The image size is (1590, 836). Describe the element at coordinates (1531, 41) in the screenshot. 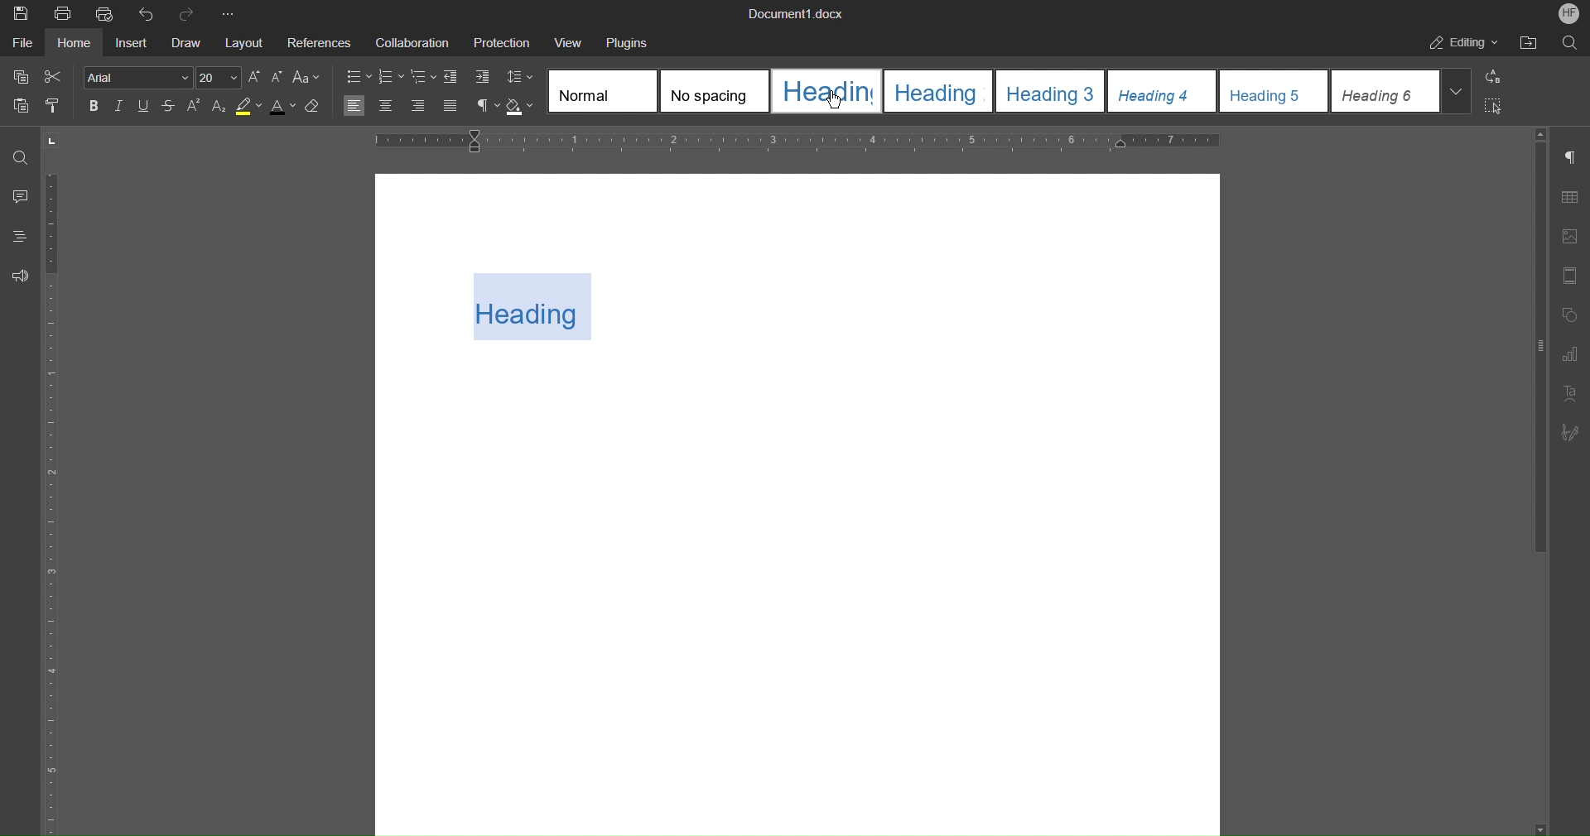

I see `Open File Location` at that location.